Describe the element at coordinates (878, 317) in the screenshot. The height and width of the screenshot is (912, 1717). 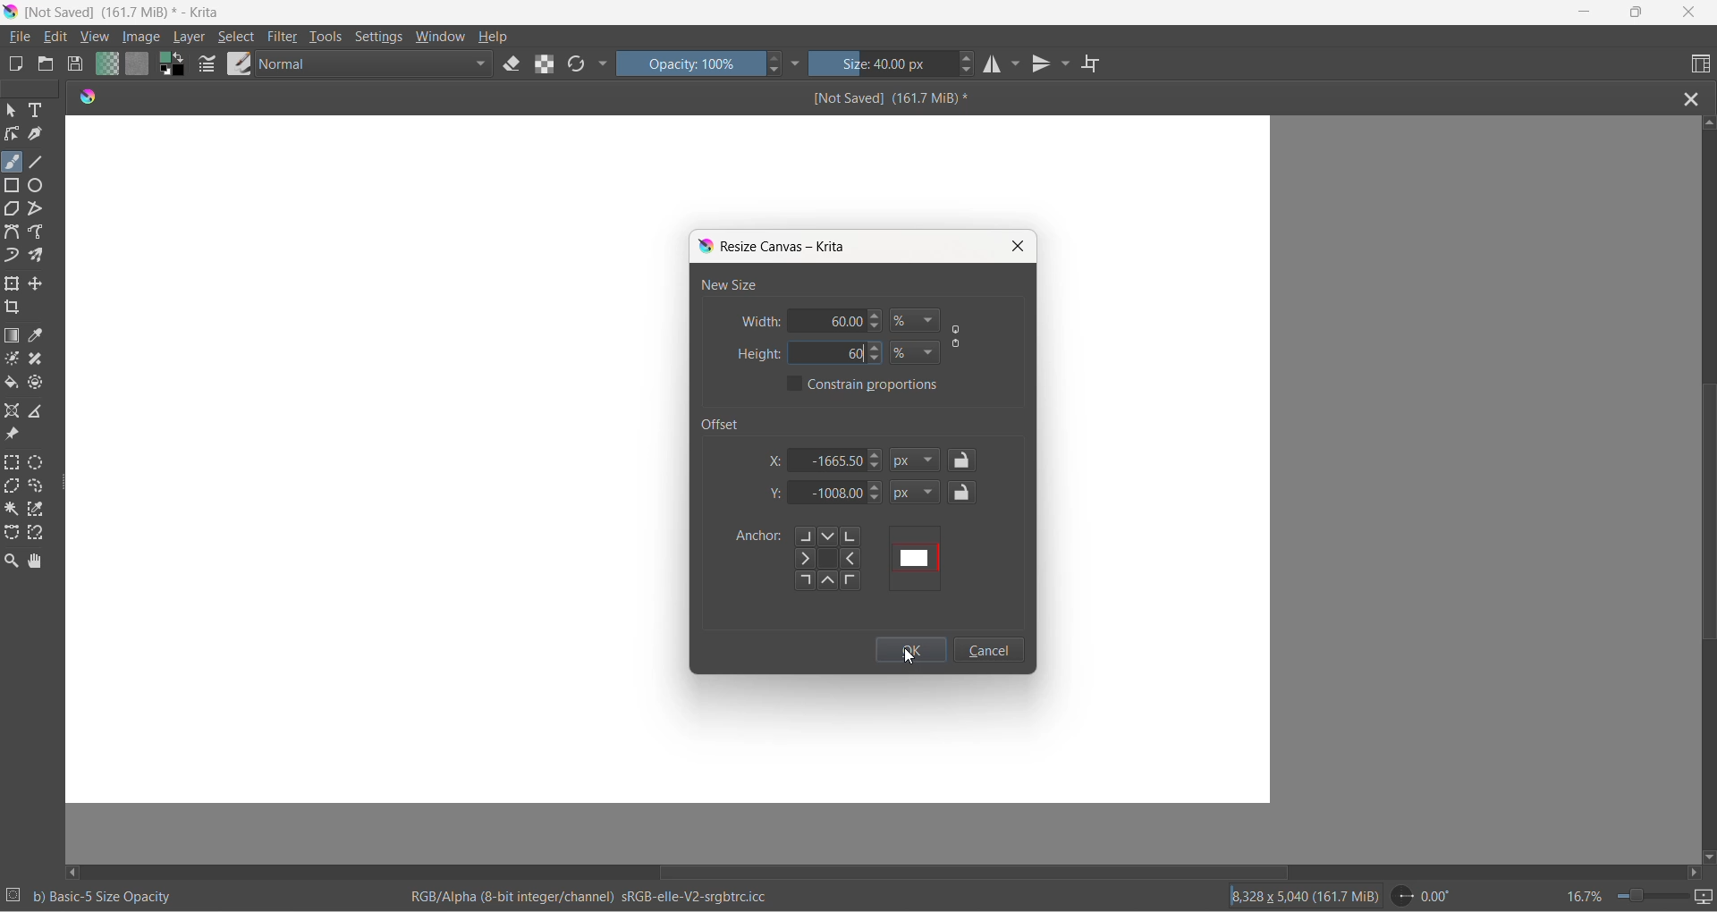
I see `increment width` at that location.